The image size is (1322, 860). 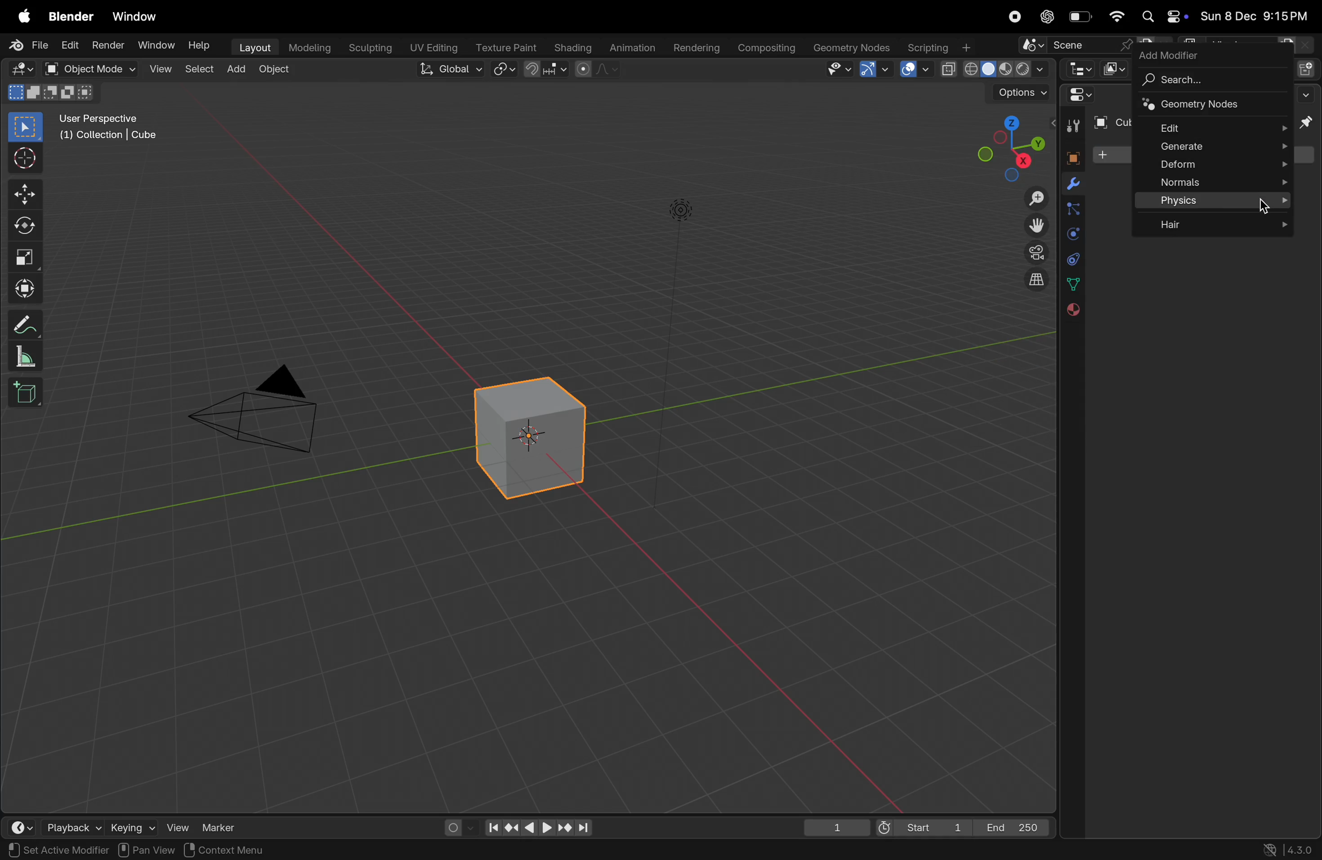 I want to click on show overlays, so click(x=915, y=69).